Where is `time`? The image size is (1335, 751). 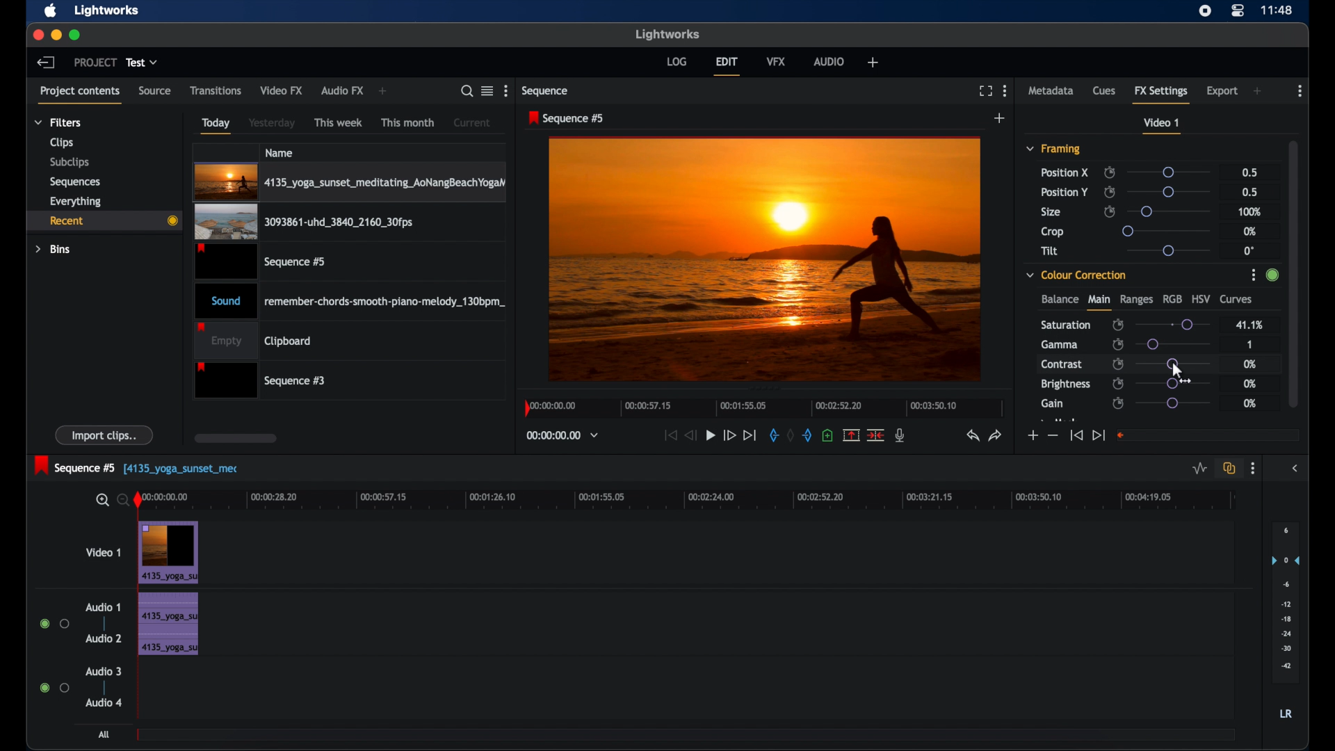
time is located at coordinates (1278, 9).